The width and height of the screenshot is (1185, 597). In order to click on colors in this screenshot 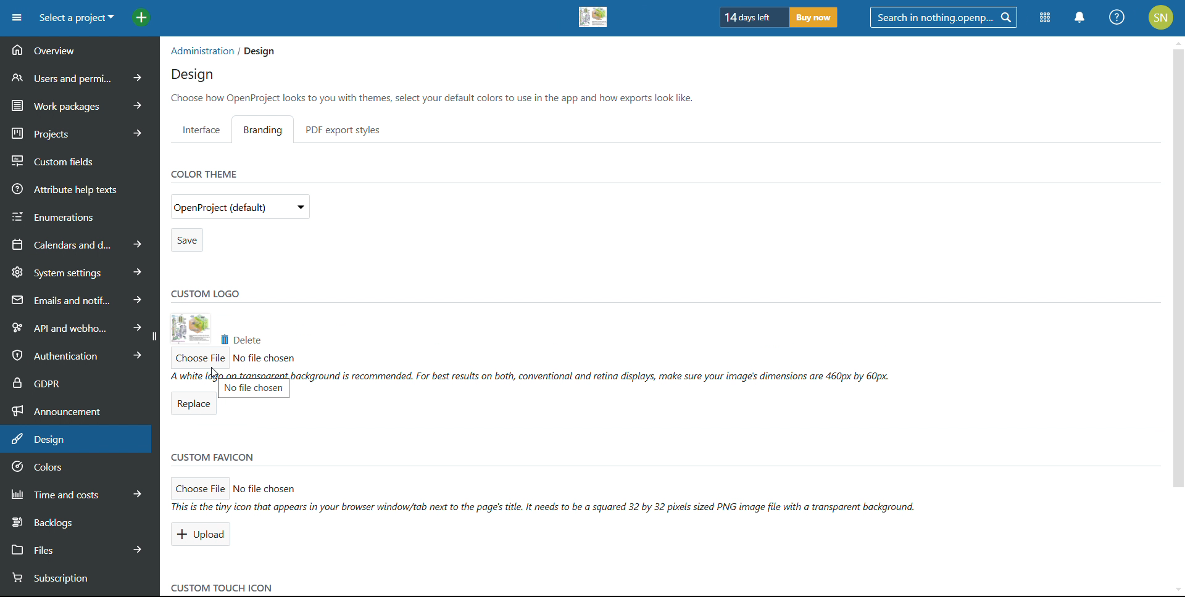, I will do `click(78, 467)`.